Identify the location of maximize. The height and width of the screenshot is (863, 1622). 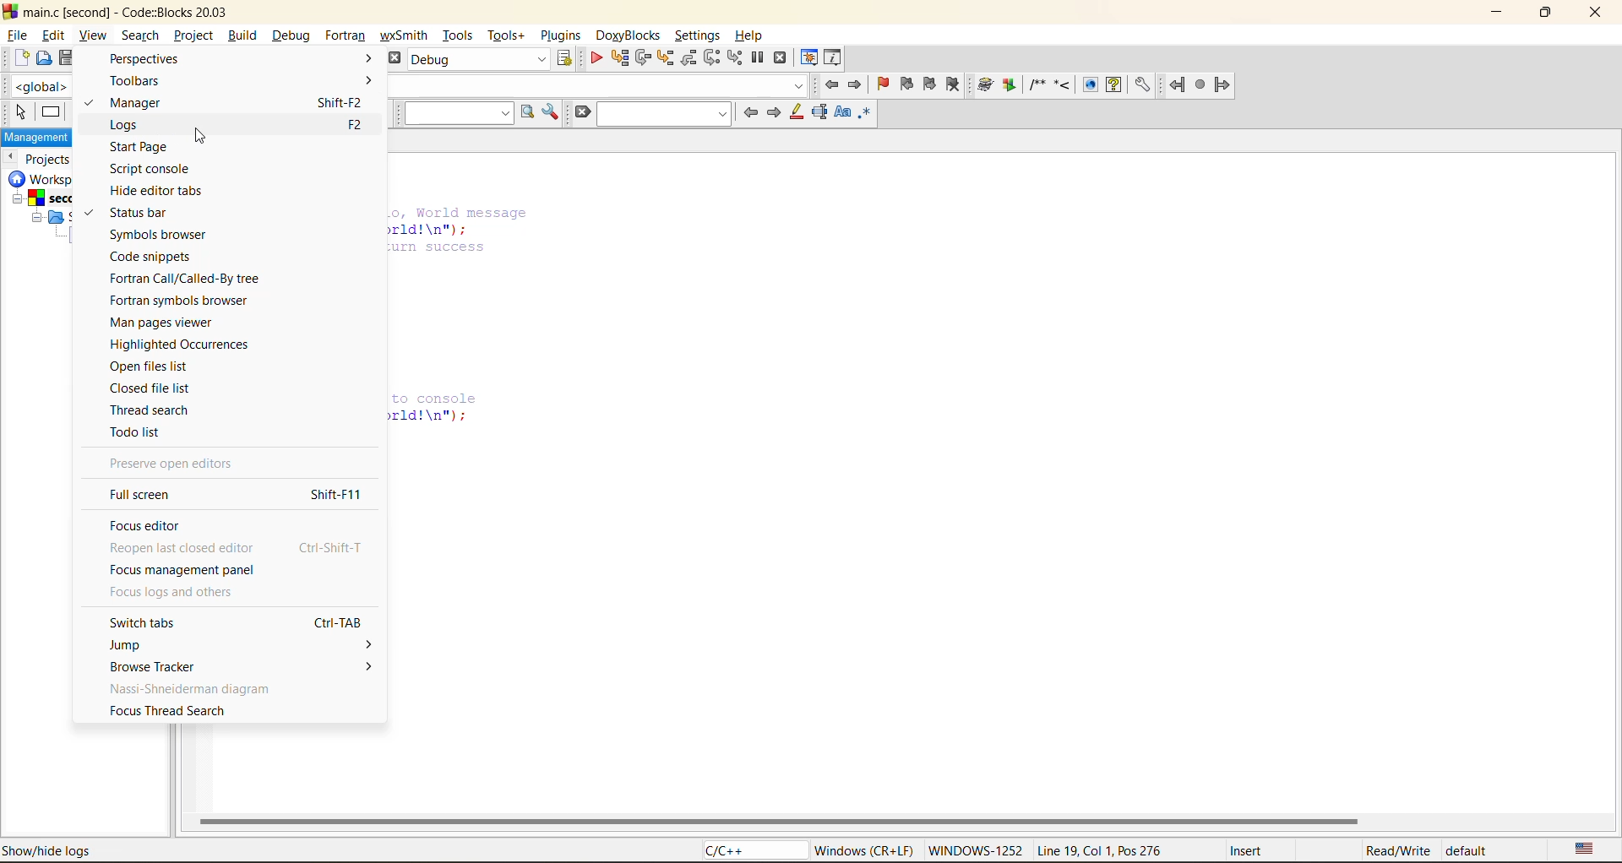
(1545, 14).